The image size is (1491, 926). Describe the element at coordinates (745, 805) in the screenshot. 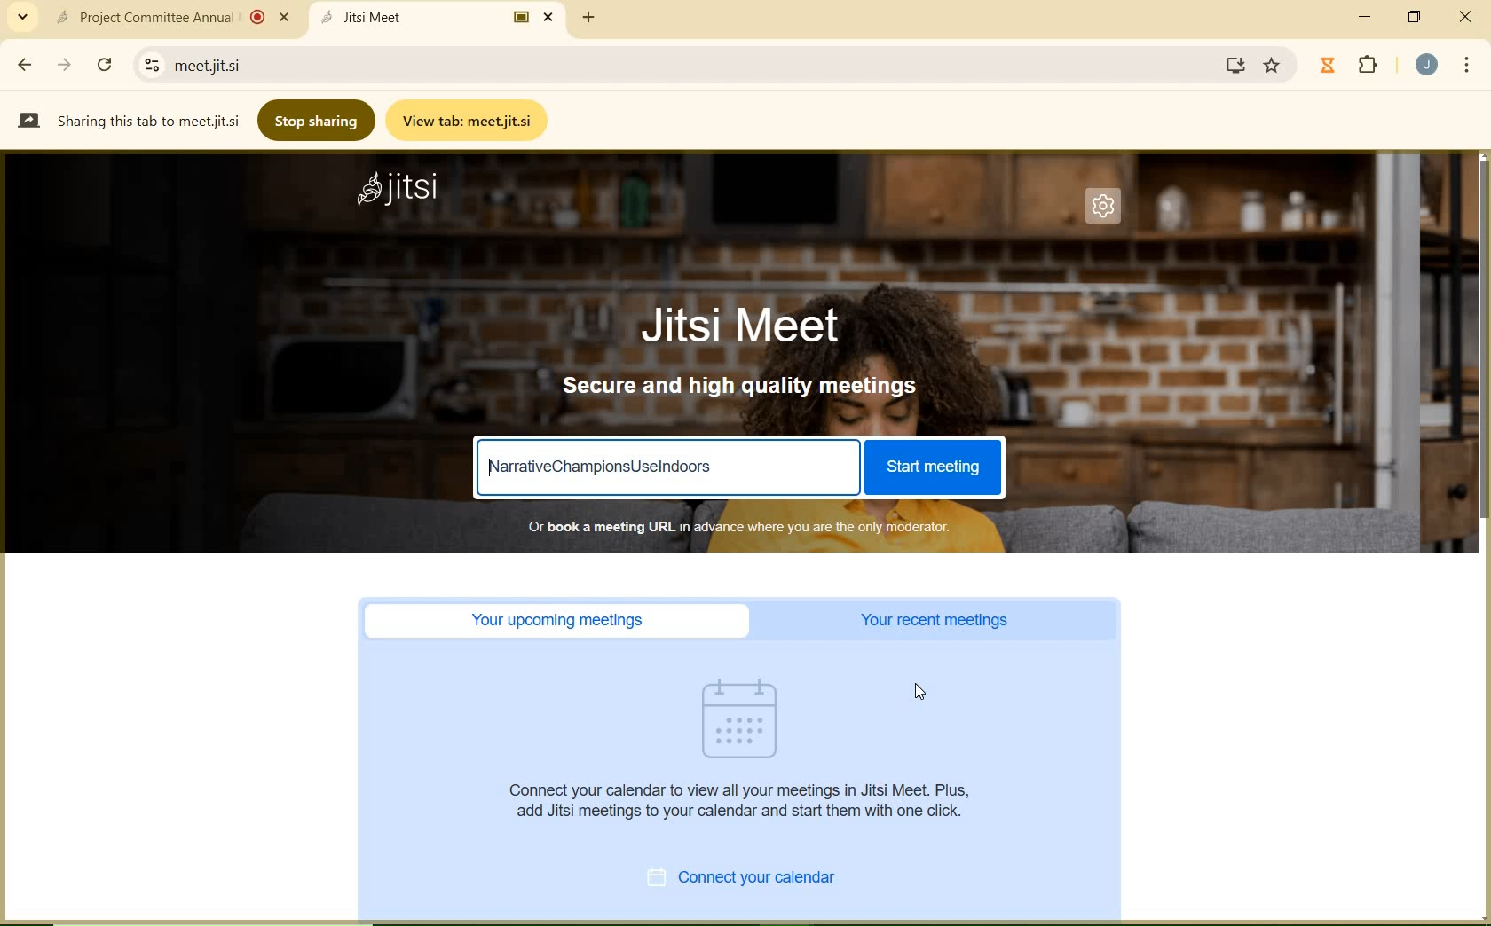

I see `Connect your calendar to view all your meetings in Jitsi Meet. Plus,
add Jitsi meetings to your calendar and start them with one click.` at that location.